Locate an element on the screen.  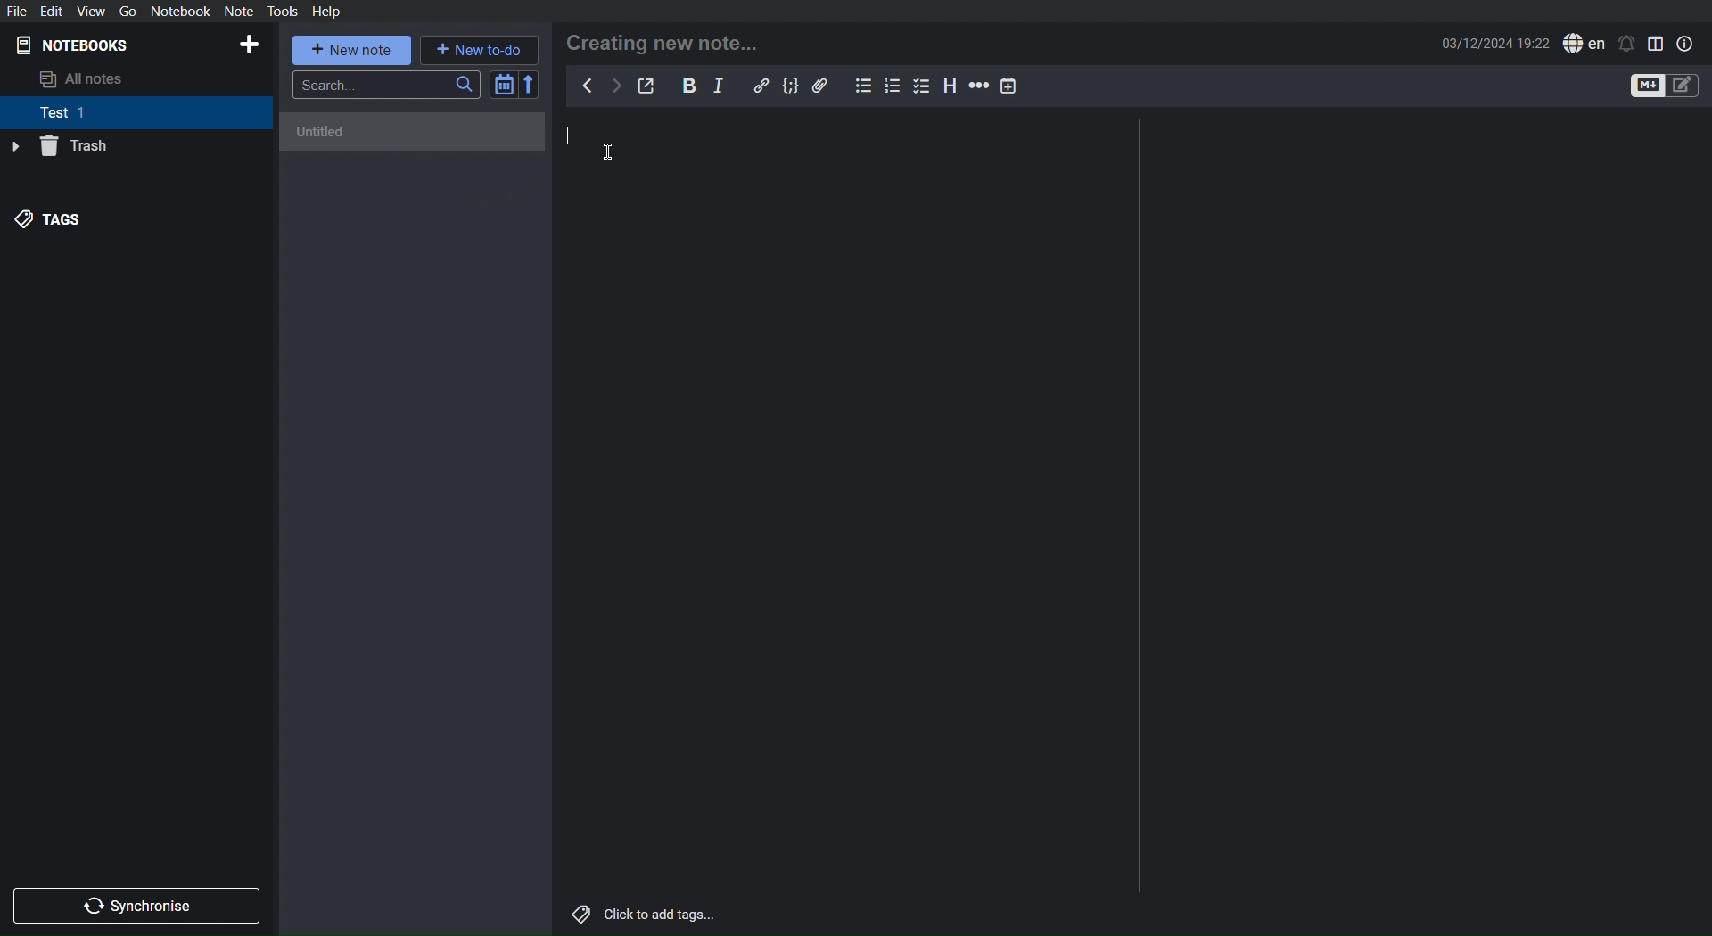
Tags is located at coordinates (50, 220).